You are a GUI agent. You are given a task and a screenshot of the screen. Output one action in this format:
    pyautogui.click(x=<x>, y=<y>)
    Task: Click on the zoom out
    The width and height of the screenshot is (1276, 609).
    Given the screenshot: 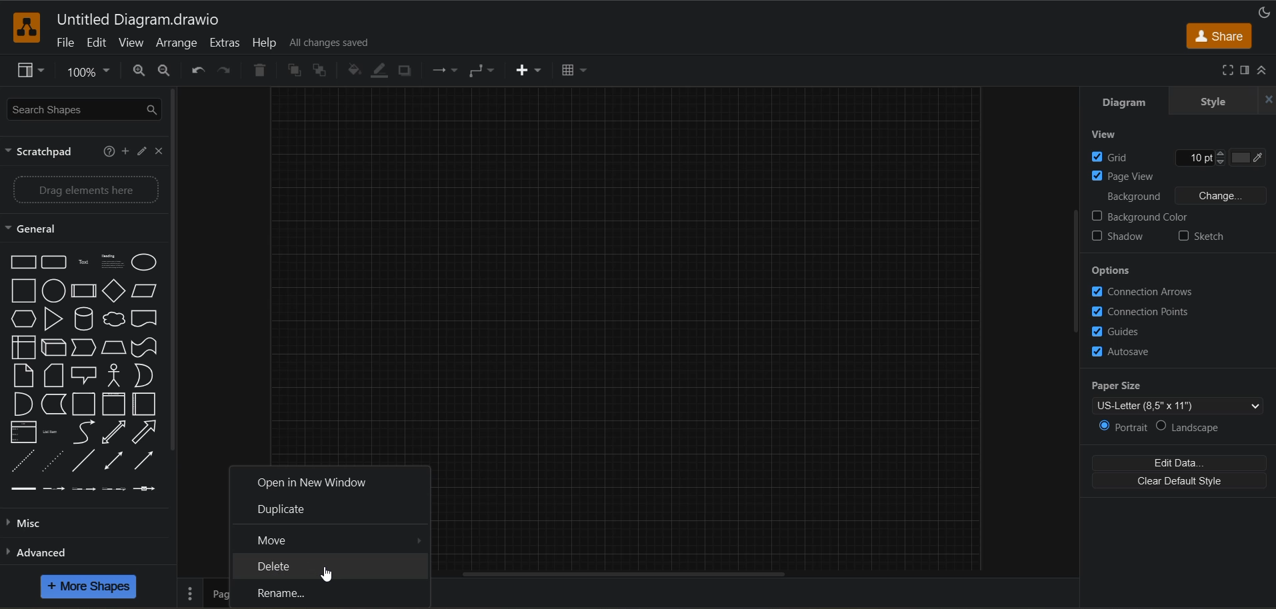 What is the action you would take?
    pyautogui.click(x=163, y=71)
    